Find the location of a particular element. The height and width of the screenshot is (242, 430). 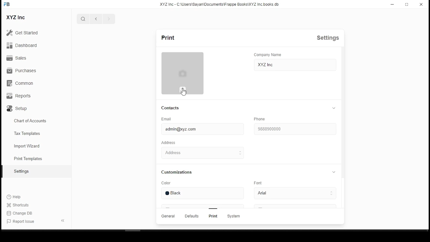

contacts is located at coordinates (172, 108).